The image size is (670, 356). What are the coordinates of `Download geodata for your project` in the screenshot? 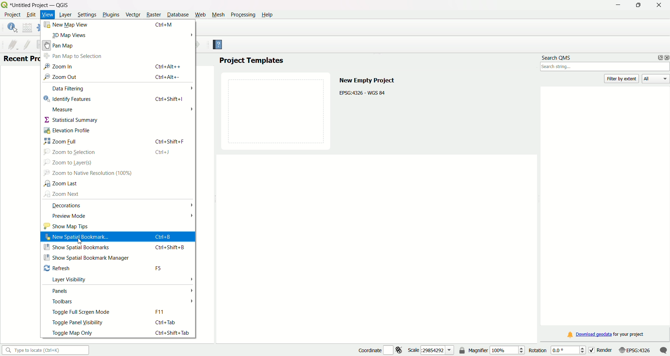 It's located at (606, 335).